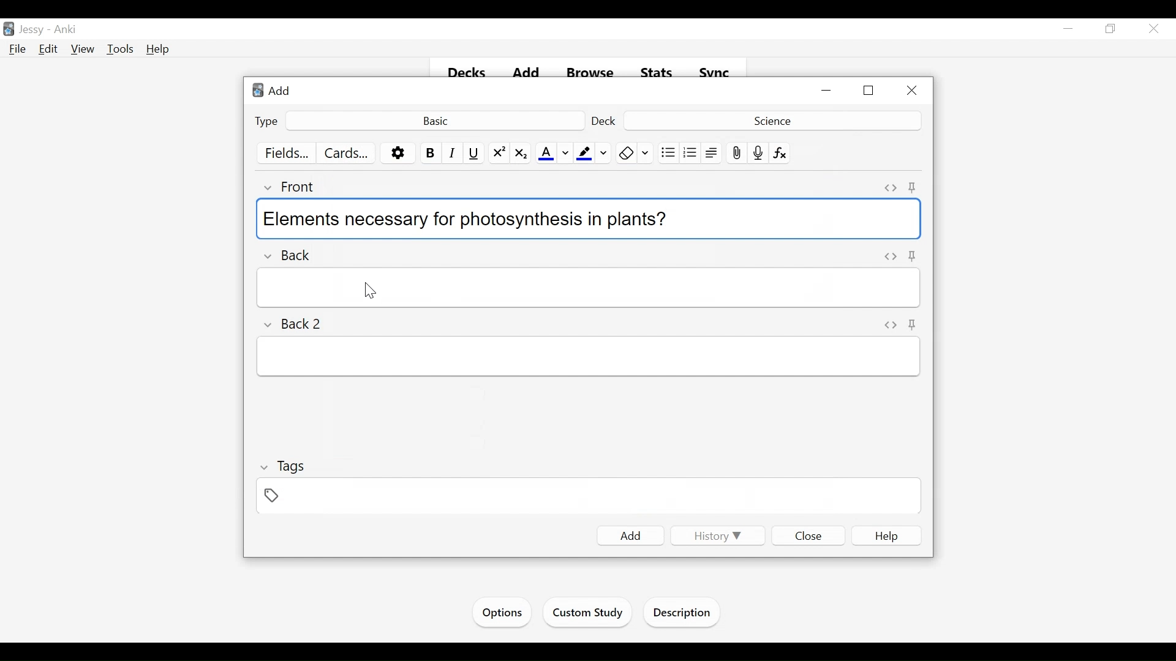  What do you see at coordinates (891, 324) in the screenshot?
I see `Toggle HTML Editor` at bounding box center [891, 324].